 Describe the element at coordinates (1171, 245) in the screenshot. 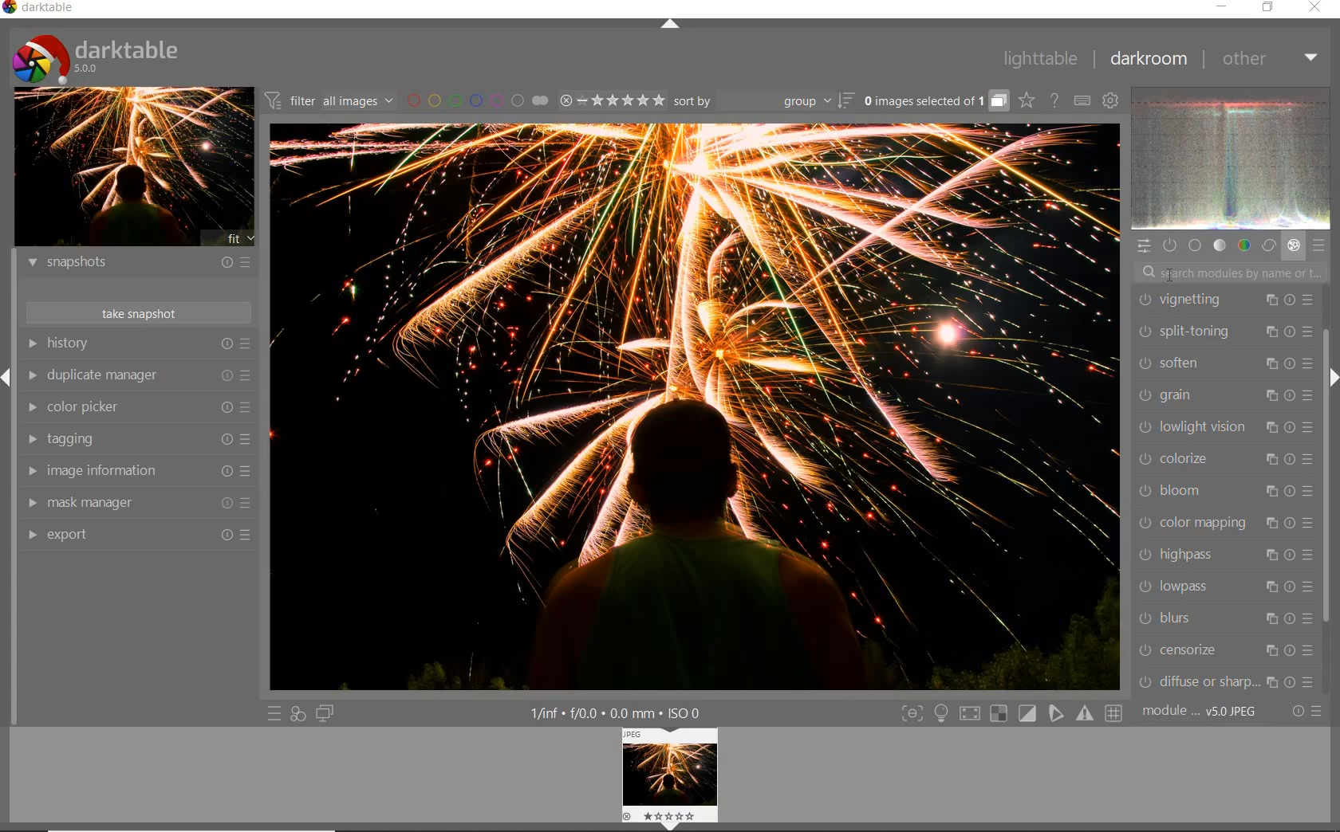

I see `show only active modules` at that location.